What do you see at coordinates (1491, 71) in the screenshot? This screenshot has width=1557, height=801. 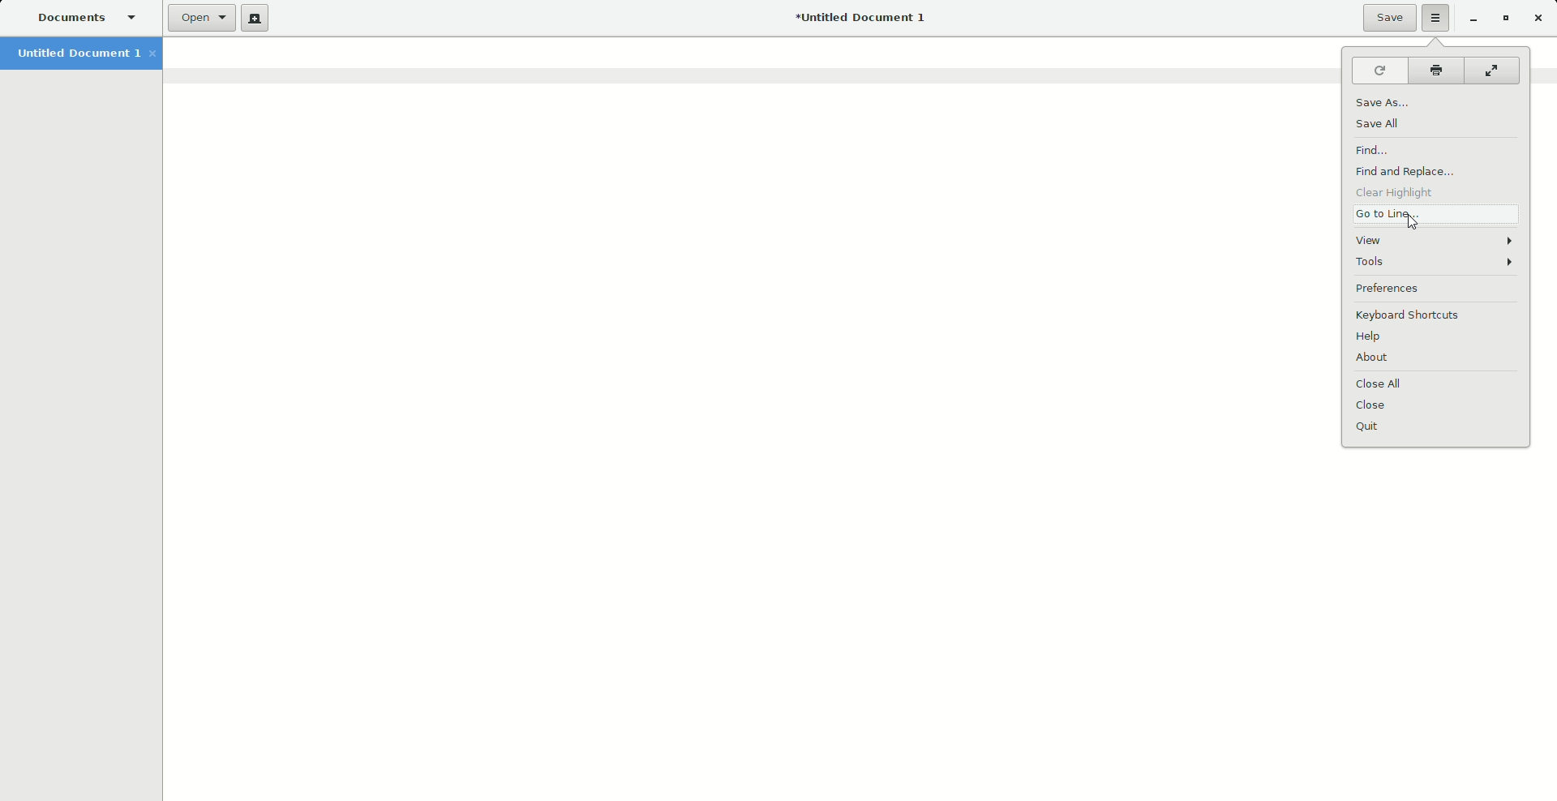 I see `Fullscreen` at bounding box center [1491, 71].